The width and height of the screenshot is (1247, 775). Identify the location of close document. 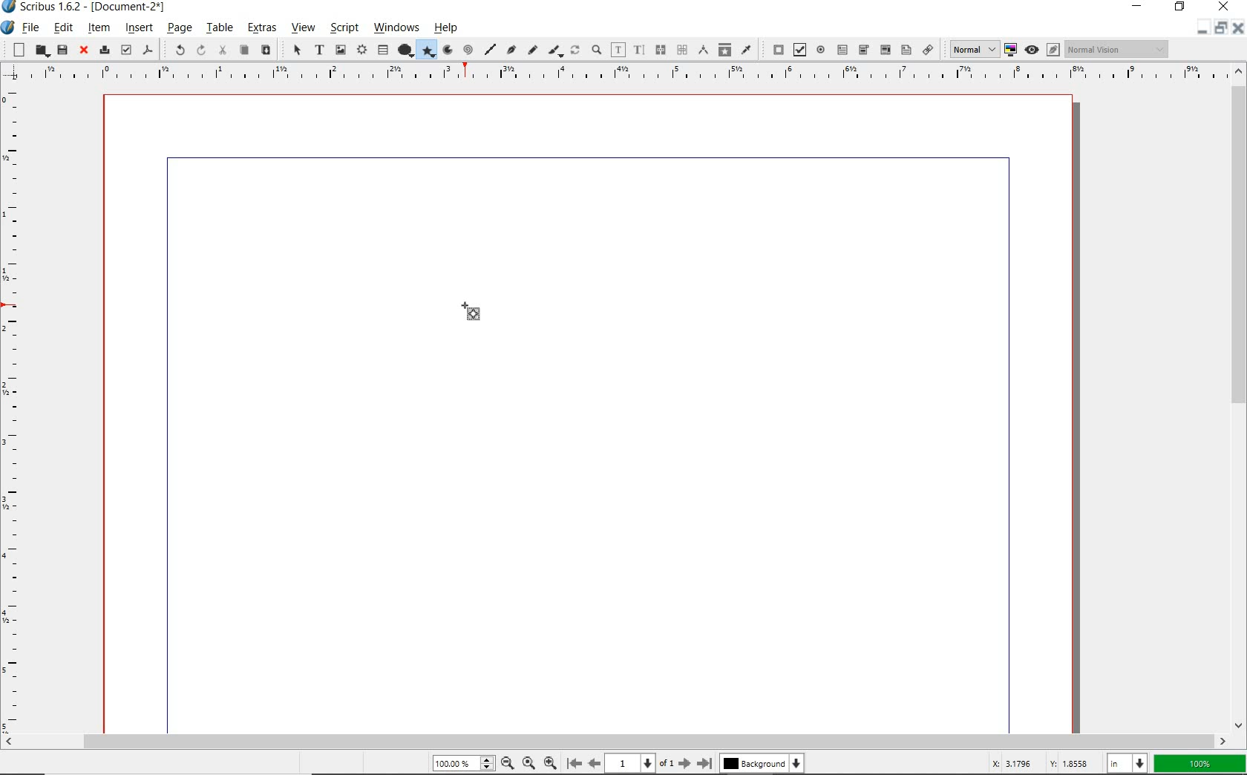
(1237, 27).